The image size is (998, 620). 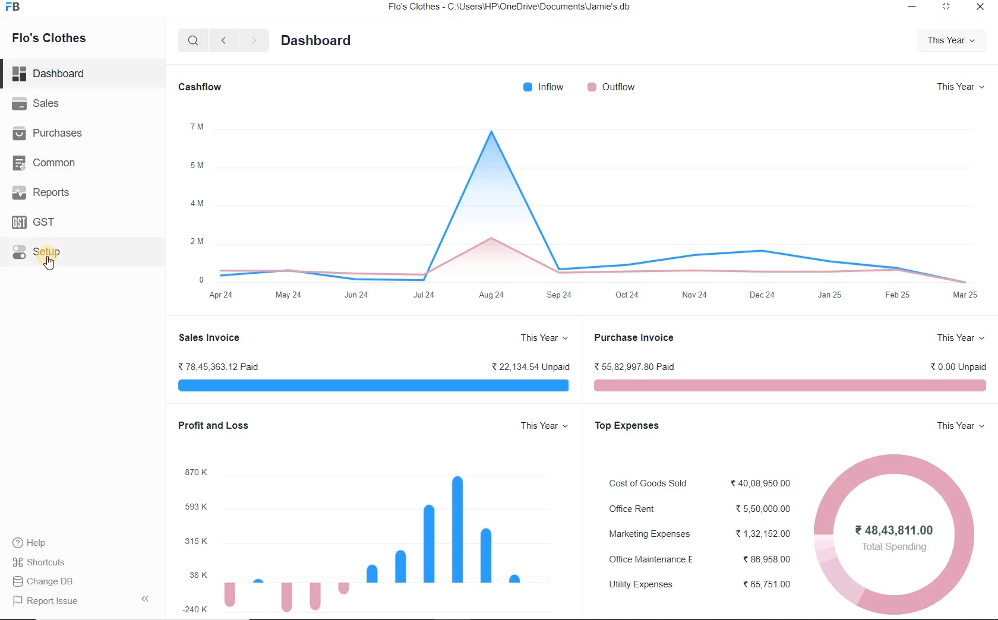 I want to click on Purchases, so click(x=83, y=131).